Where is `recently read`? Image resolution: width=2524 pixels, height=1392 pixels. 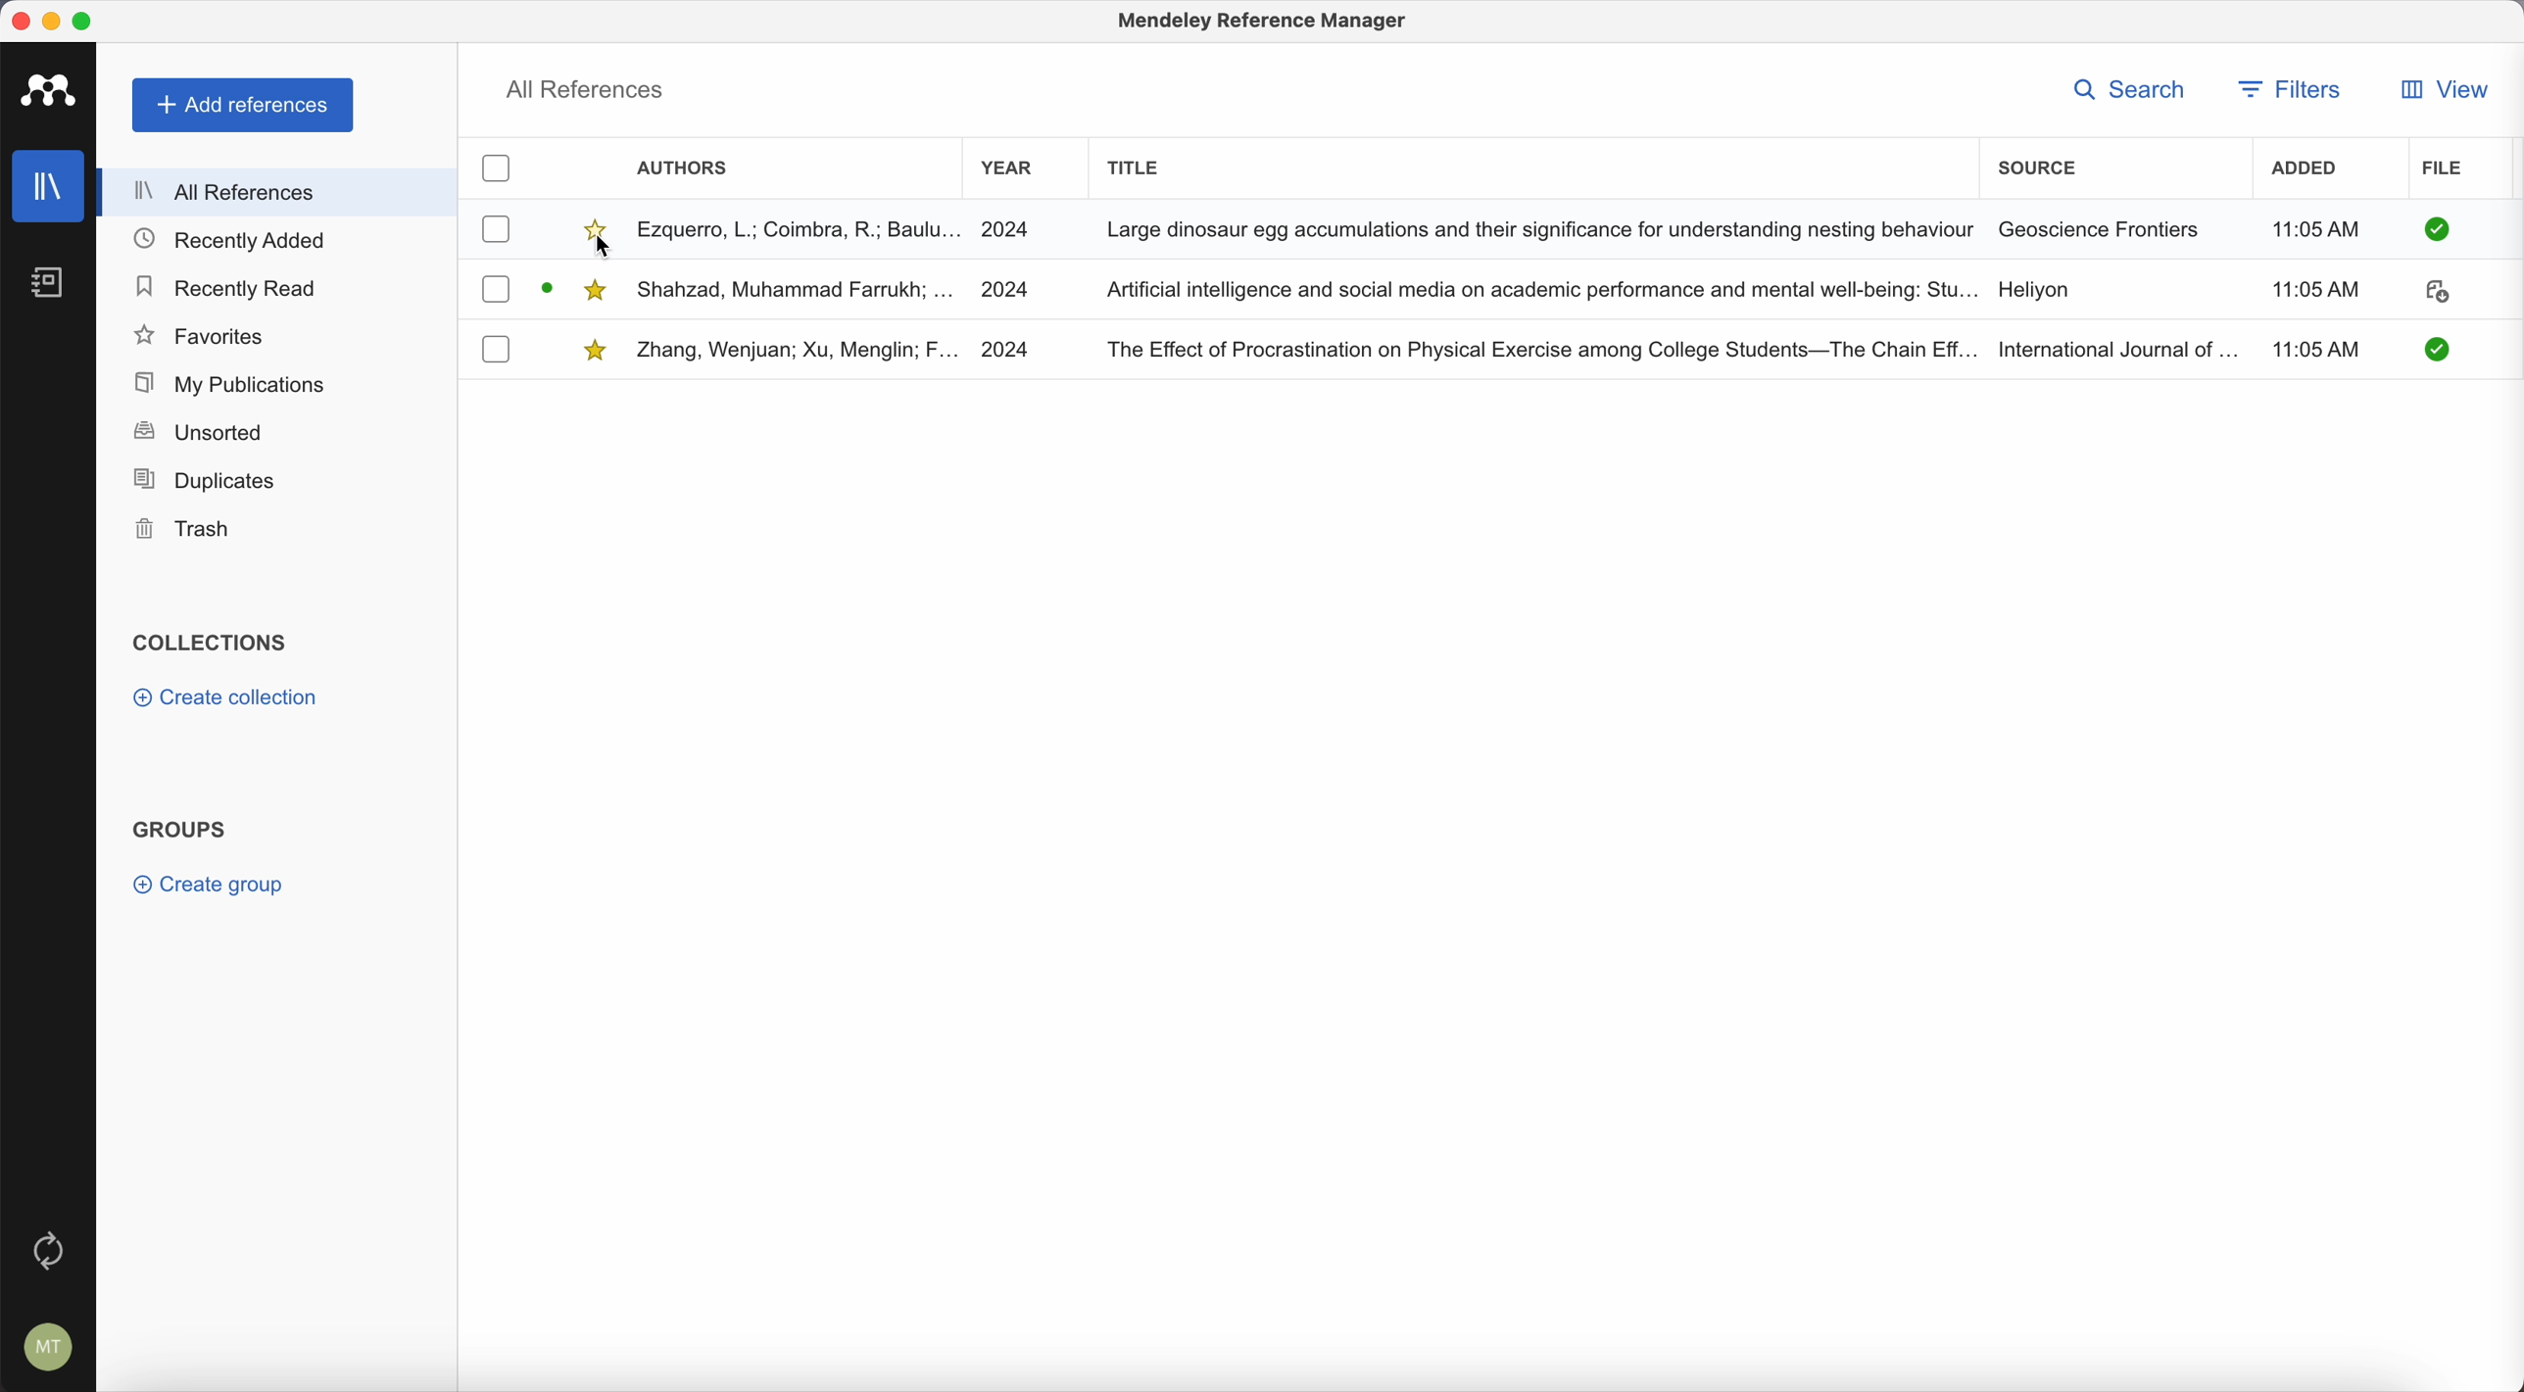 recently read is located at coordinates (230, 289).